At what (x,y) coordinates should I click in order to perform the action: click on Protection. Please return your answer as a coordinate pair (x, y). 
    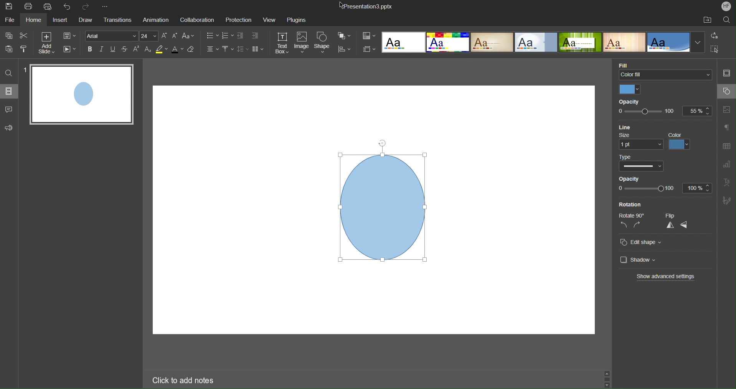
    Looking at the image, I should click on (239, 20).